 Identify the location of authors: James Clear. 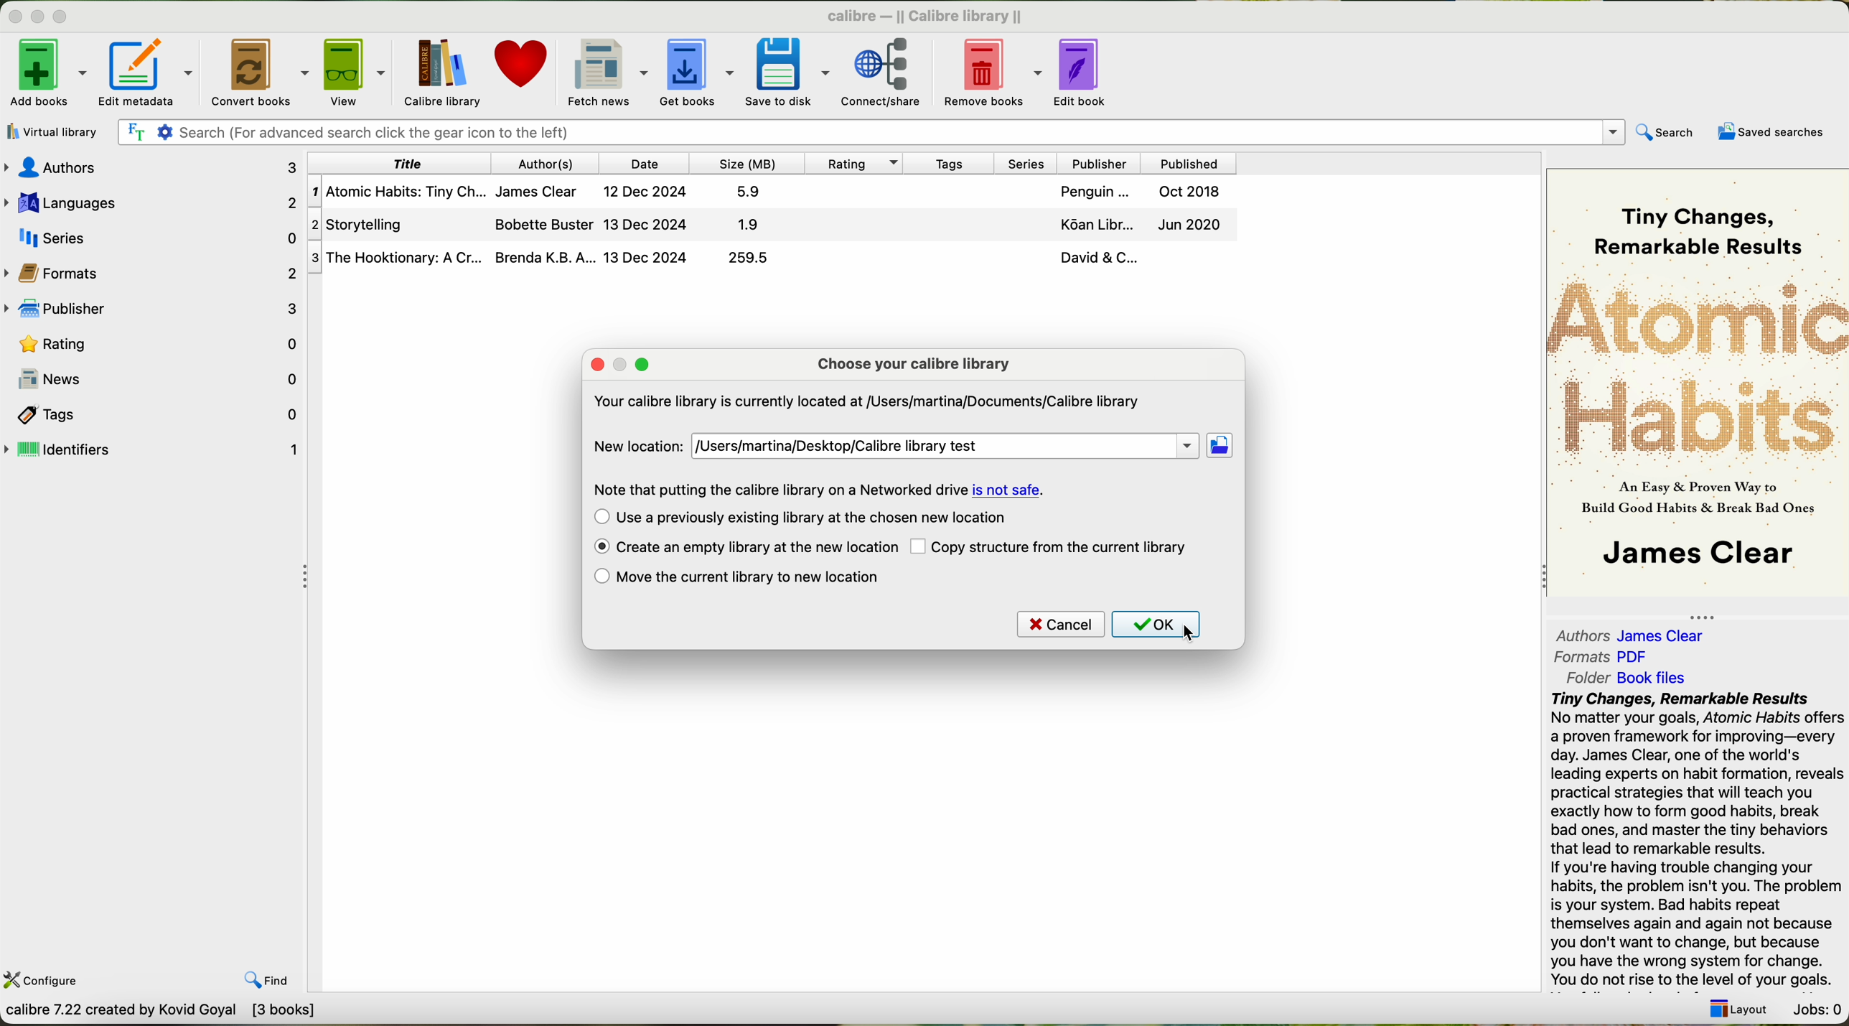
(1627, 632).